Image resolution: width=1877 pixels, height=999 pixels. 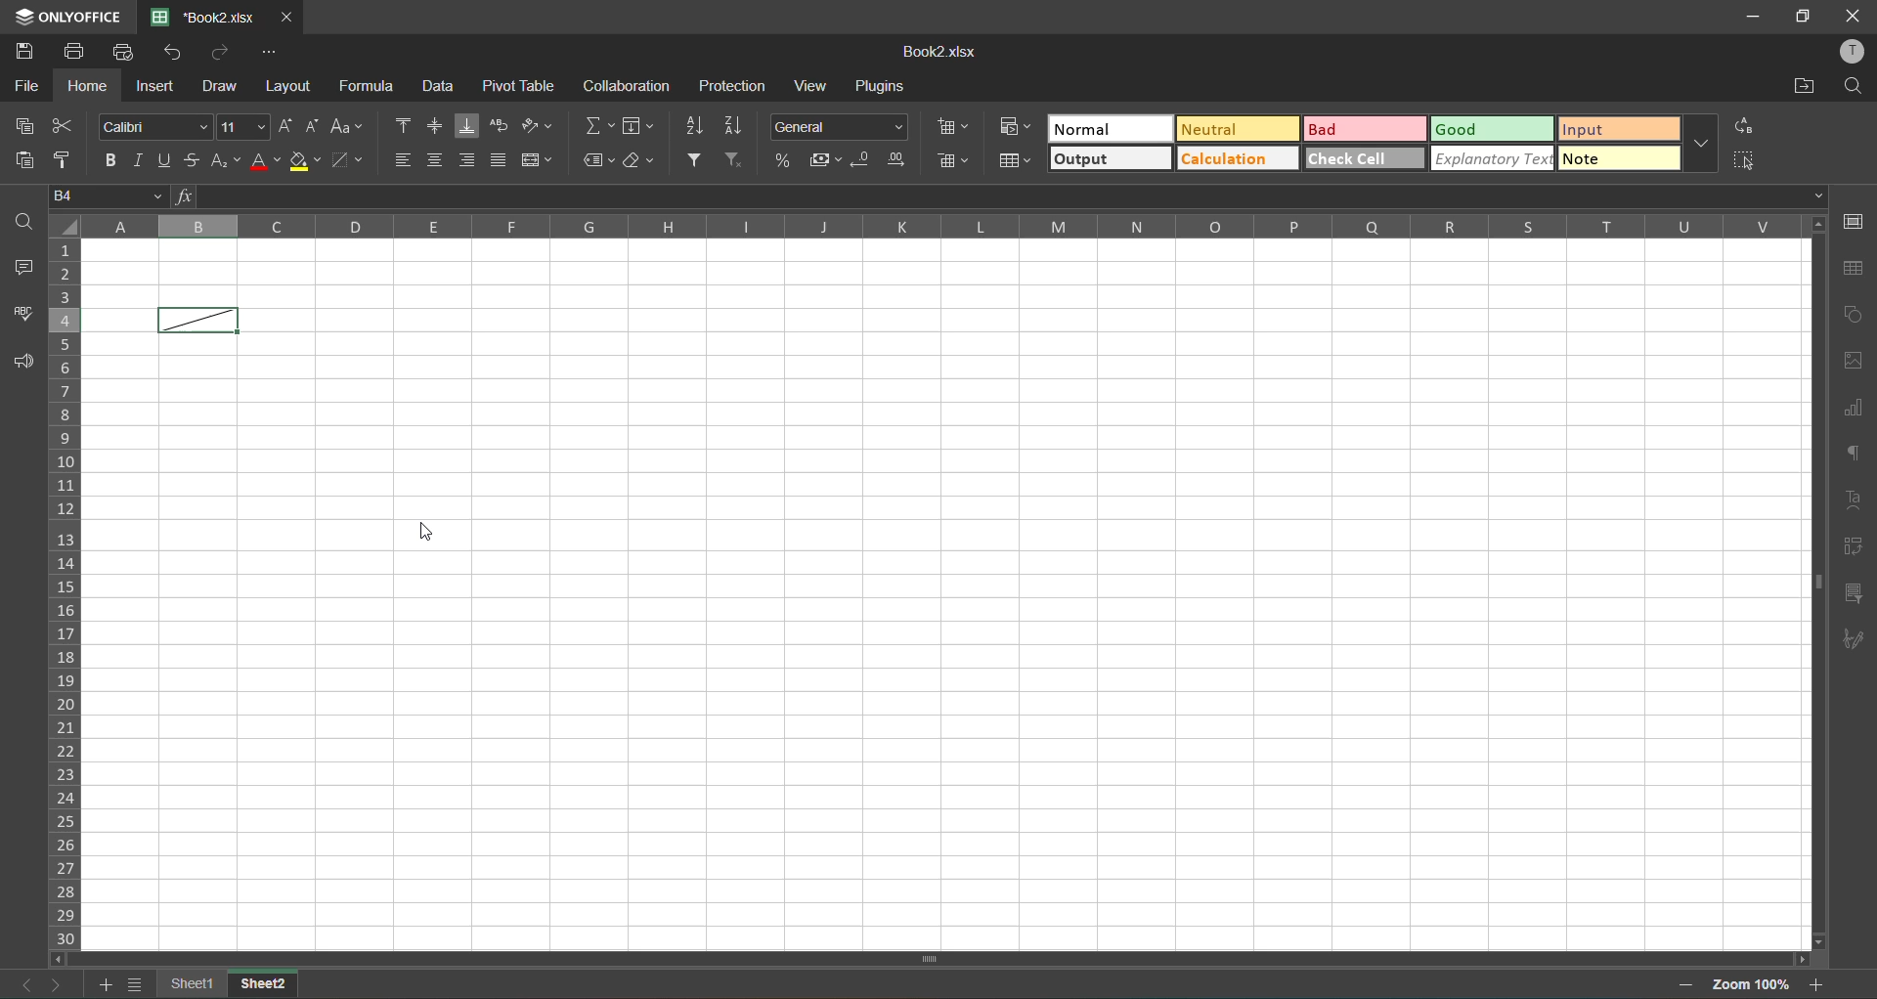 What do you see at coordinates (286, 87) in the screenshot?
I see `layout` at bounding box center [286, 87].